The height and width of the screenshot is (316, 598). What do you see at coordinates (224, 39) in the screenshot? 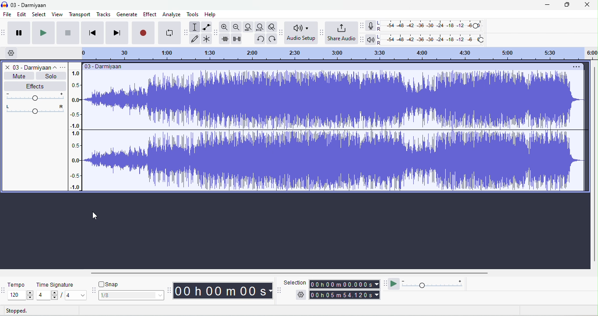
I see `trim outside selection` at bounding box center [224, 39].